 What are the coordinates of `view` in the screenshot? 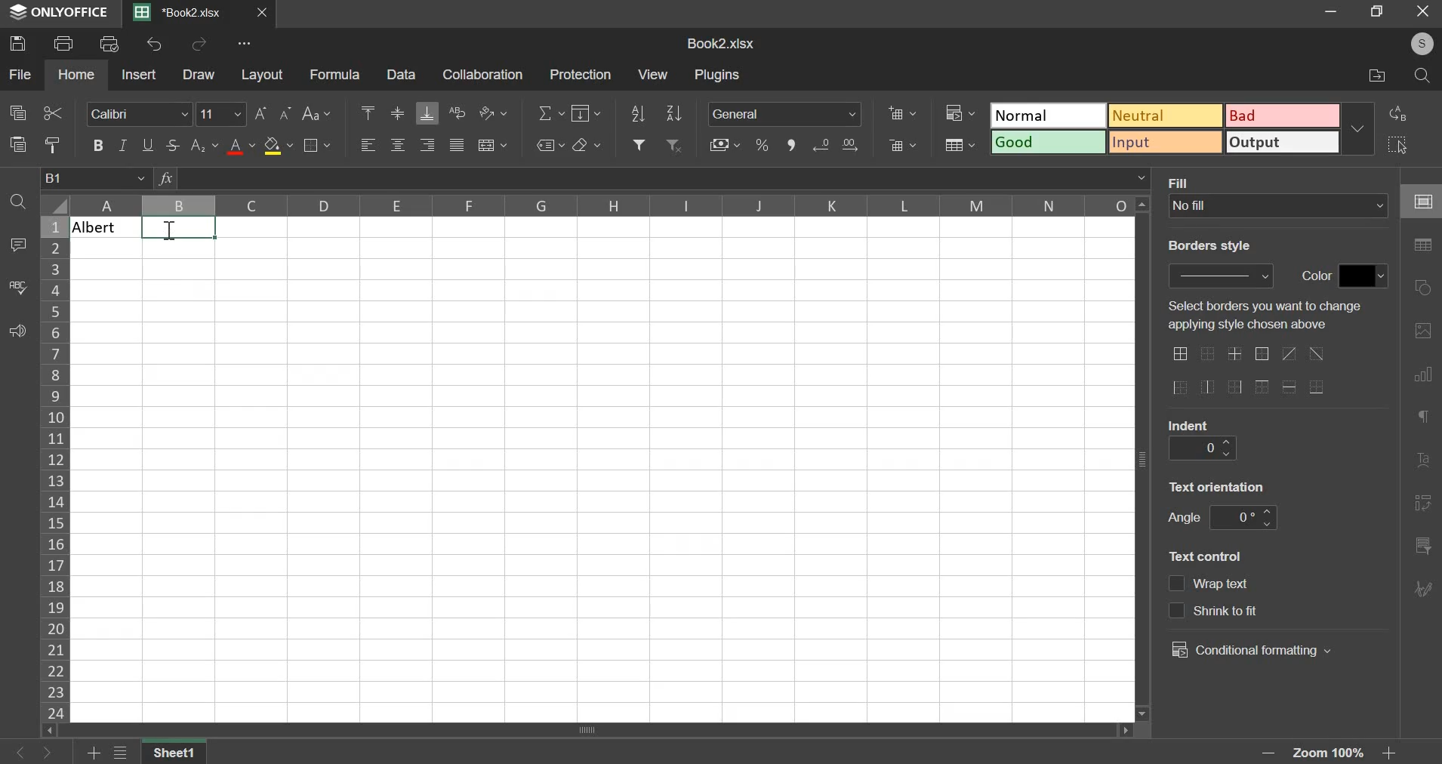 It's located at (654, 75).